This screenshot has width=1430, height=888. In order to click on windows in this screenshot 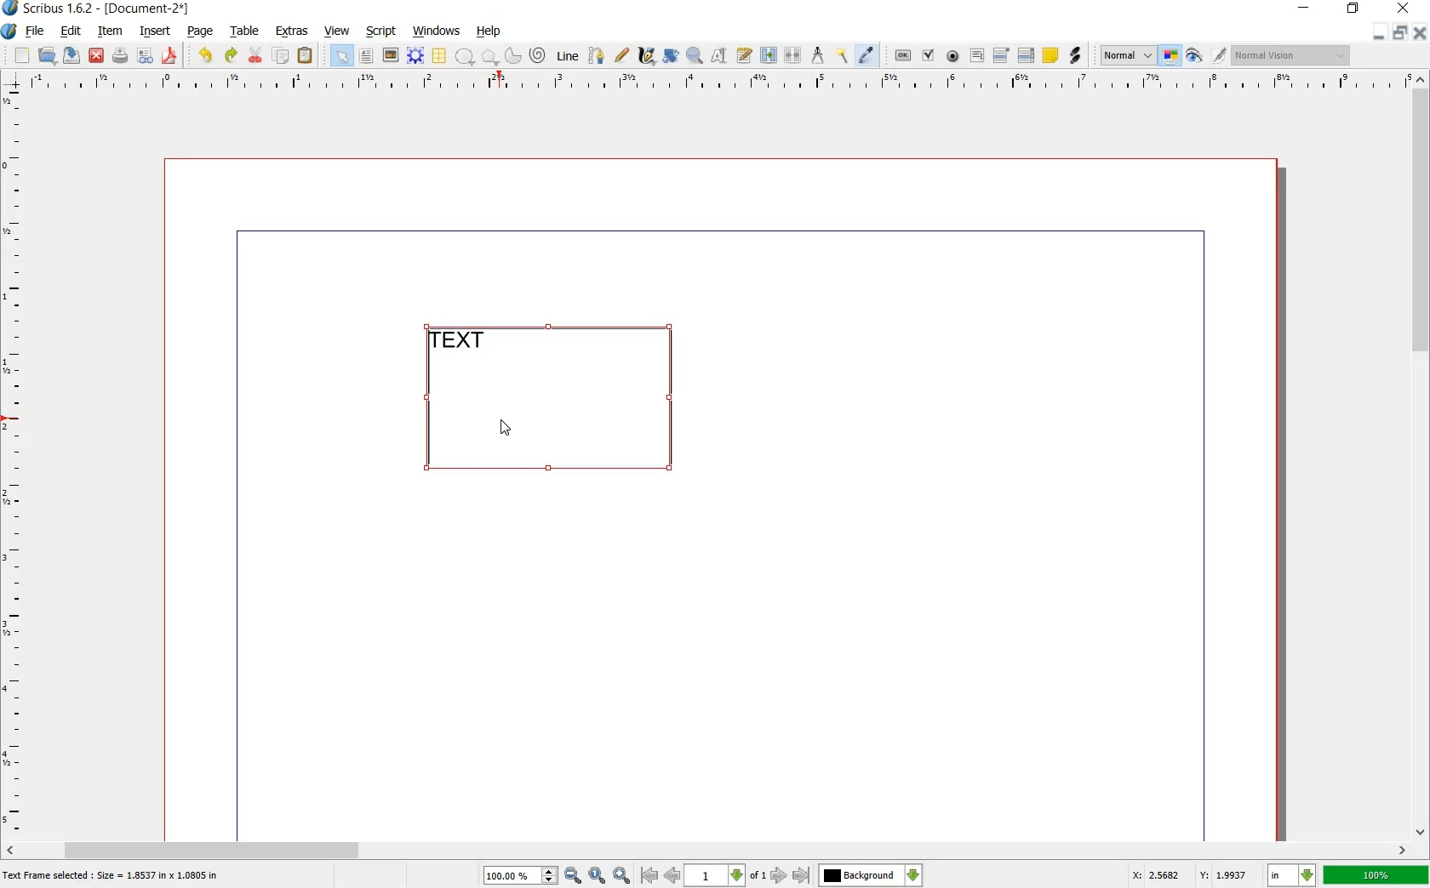, I will do `click(436, 31)`.